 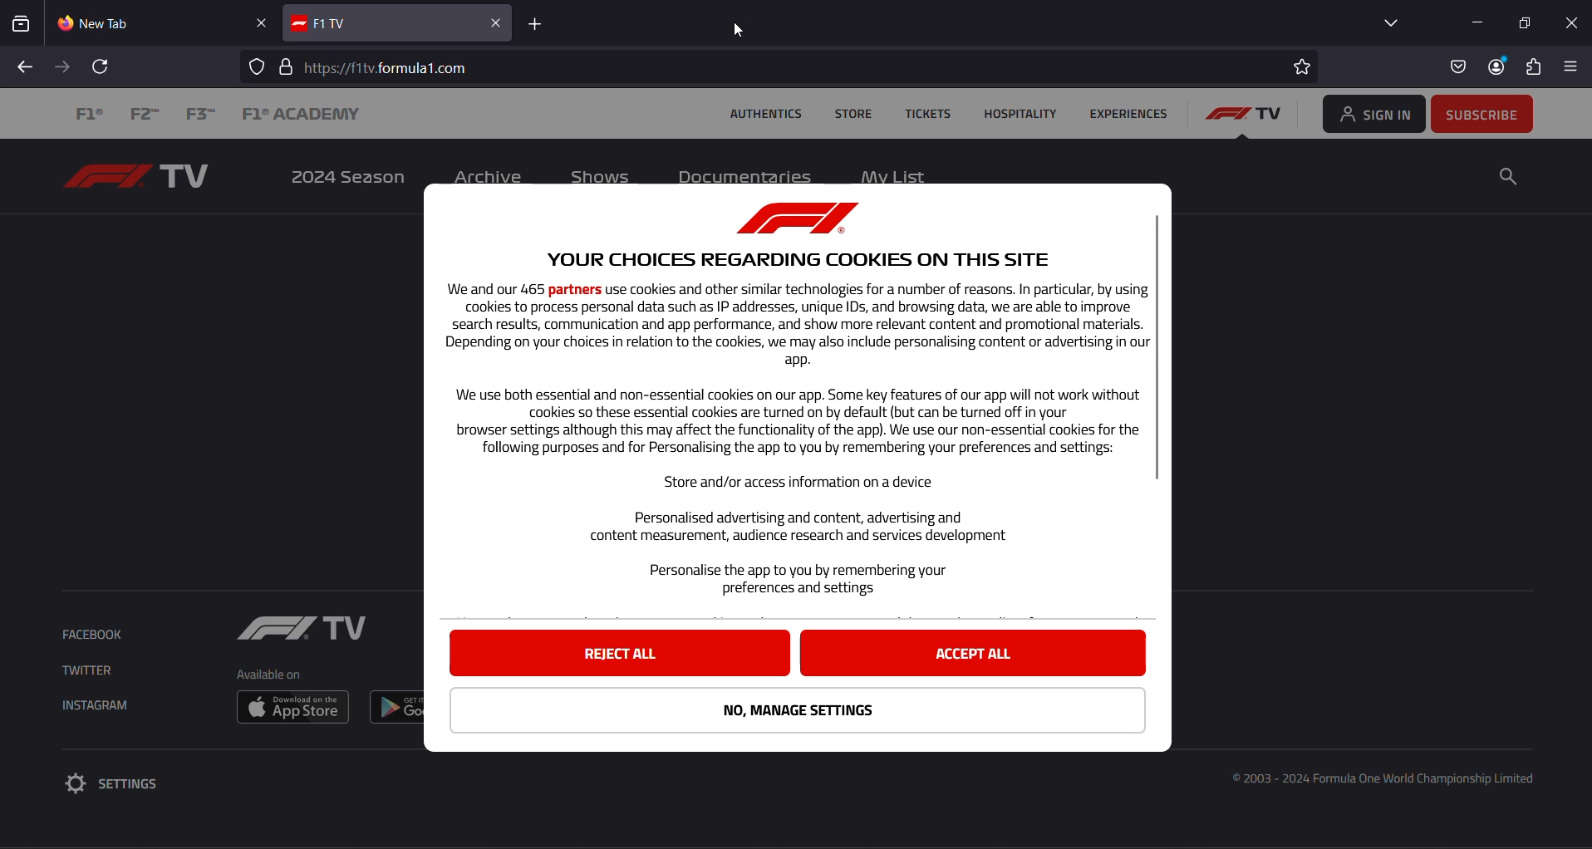 What do you see at coordinates (1386, 25) in the screenshot?
I see `list all tabs` at bounding box center [1386, 25].